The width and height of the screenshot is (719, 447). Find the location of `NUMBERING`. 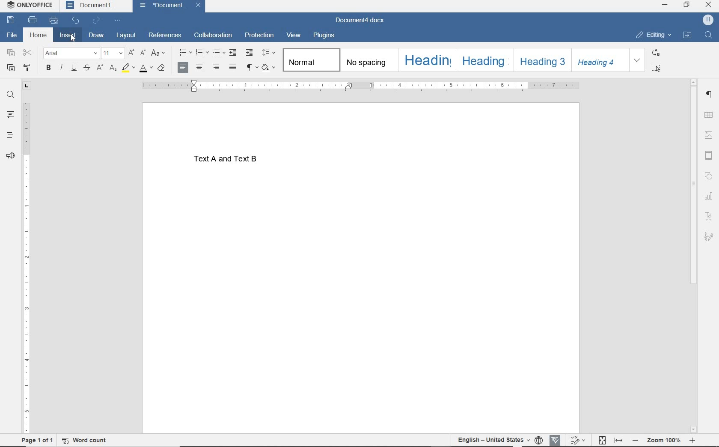

NUMBERING is located at coordinates (201, 53).